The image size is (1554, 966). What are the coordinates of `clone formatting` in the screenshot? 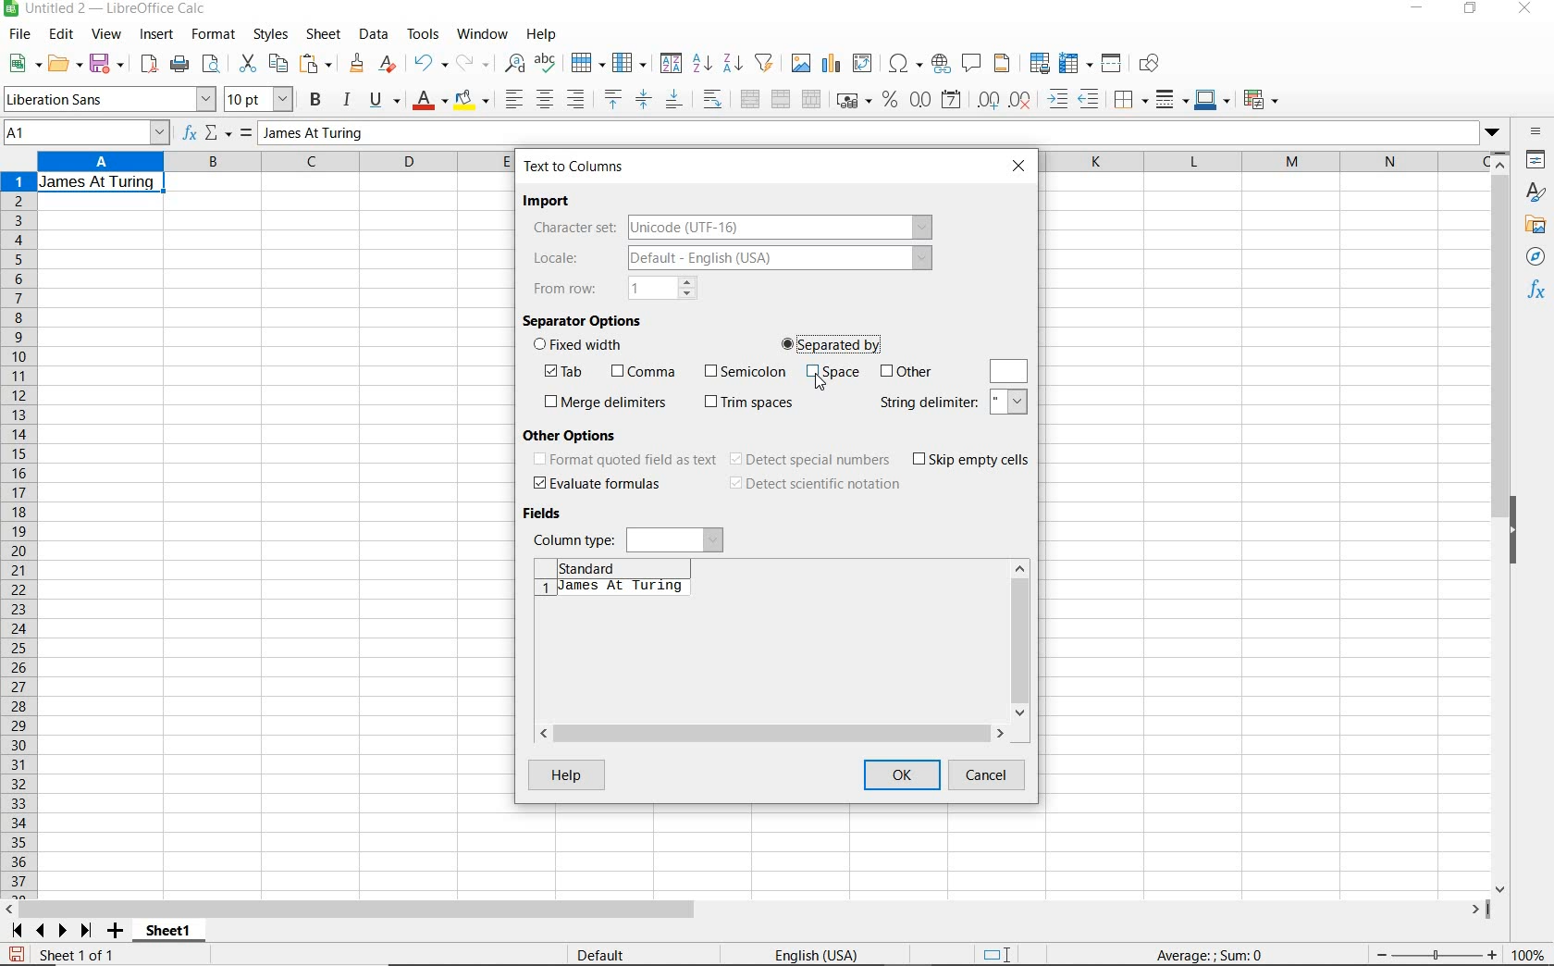 It's located at (356, 64).